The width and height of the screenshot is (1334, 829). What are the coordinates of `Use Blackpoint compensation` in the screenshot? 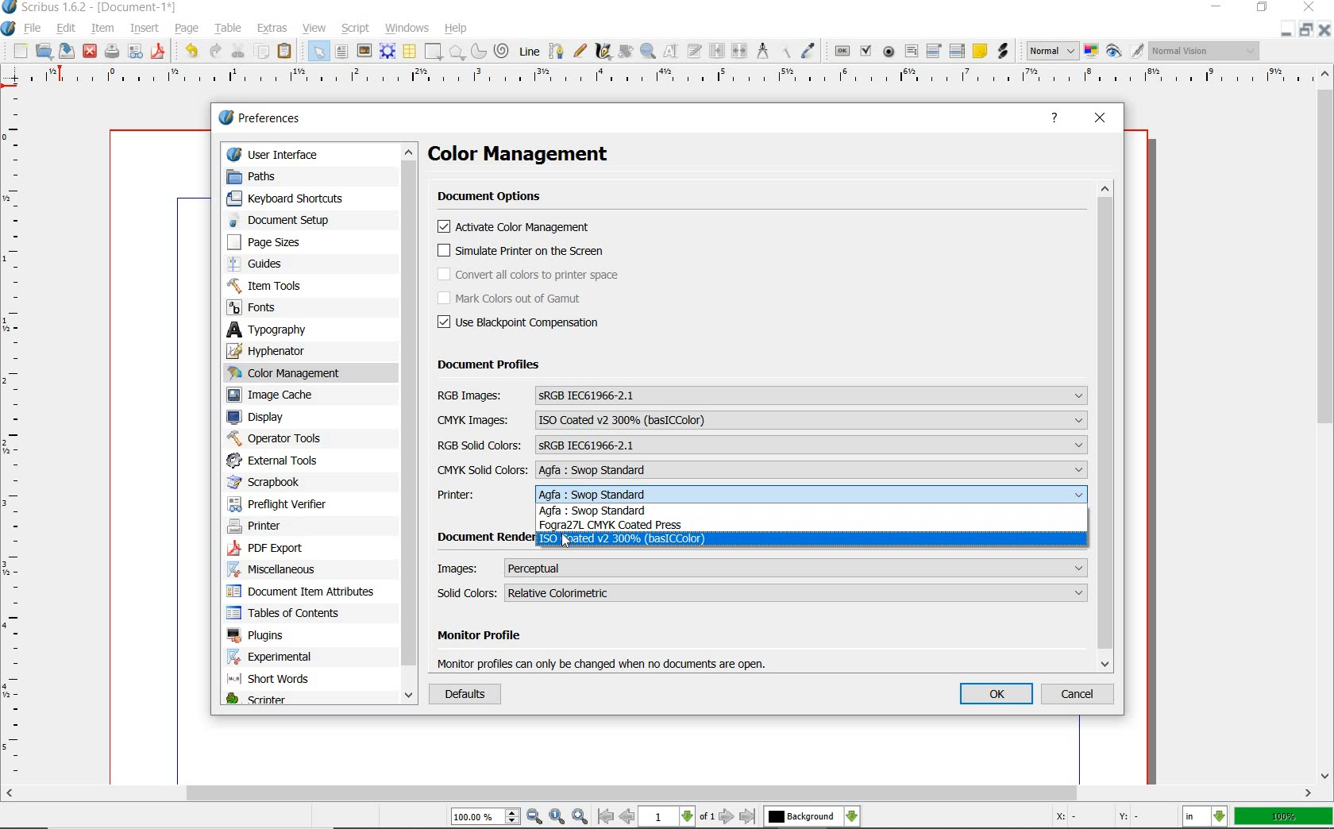 It's located at (524, 323).